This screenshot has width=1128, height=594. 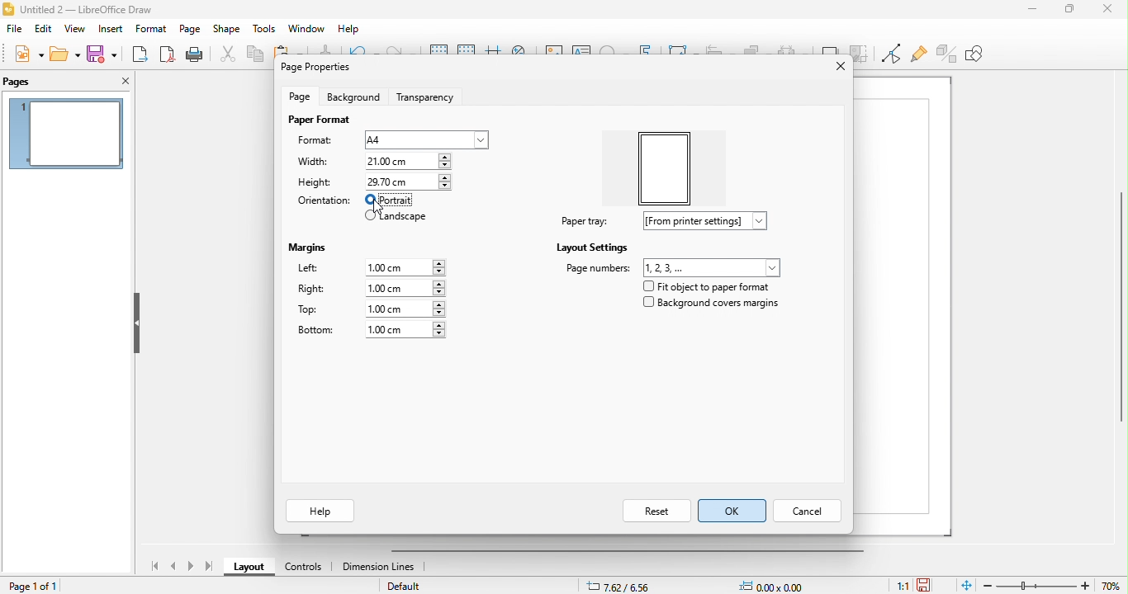 I want to click on top, so click(x=379, y=310).